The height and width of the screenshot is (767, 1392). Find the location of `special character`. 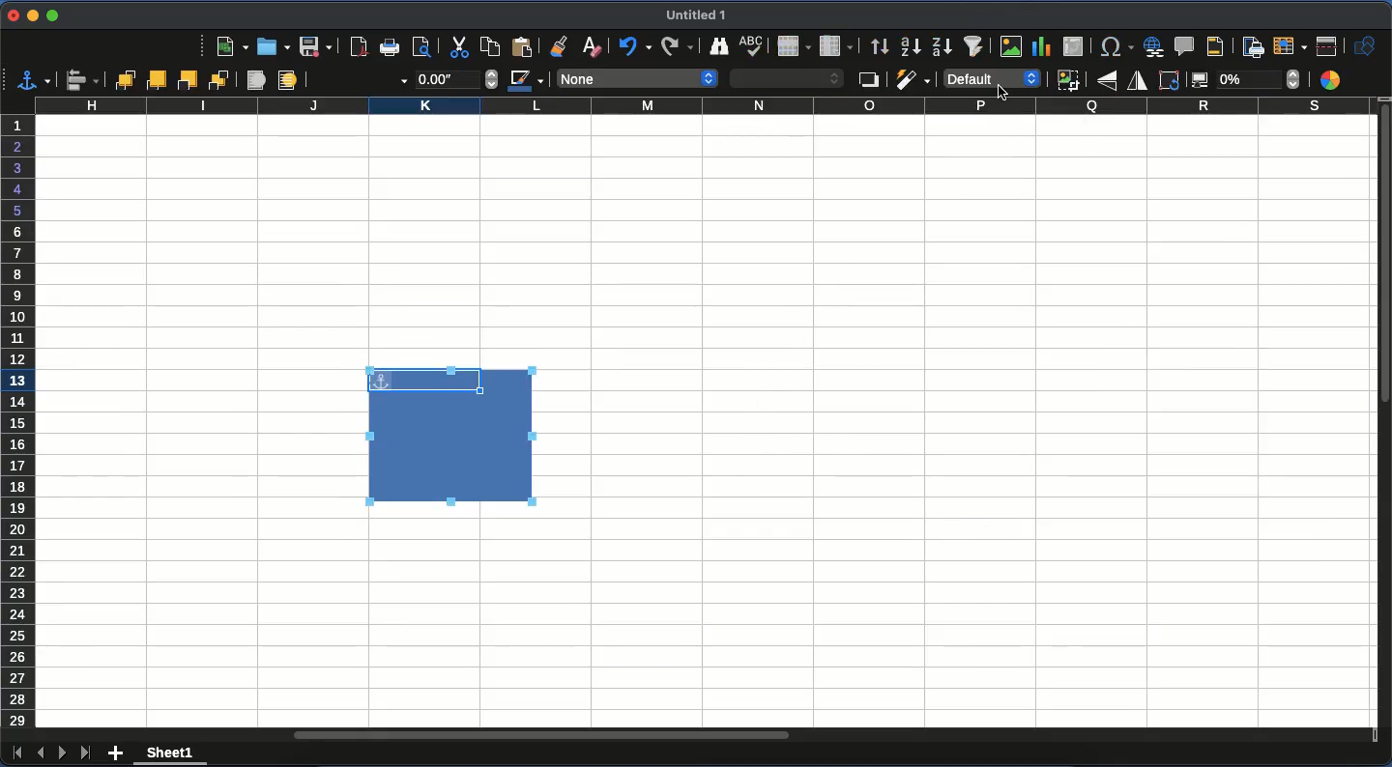

special character is located at coordinates (1113, 46).